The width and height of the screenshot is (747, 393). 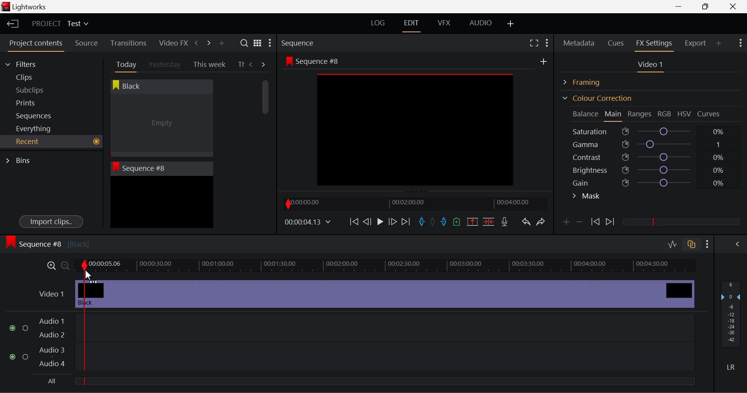 I want to click on LOG Layout, so click(x=377, y=23).